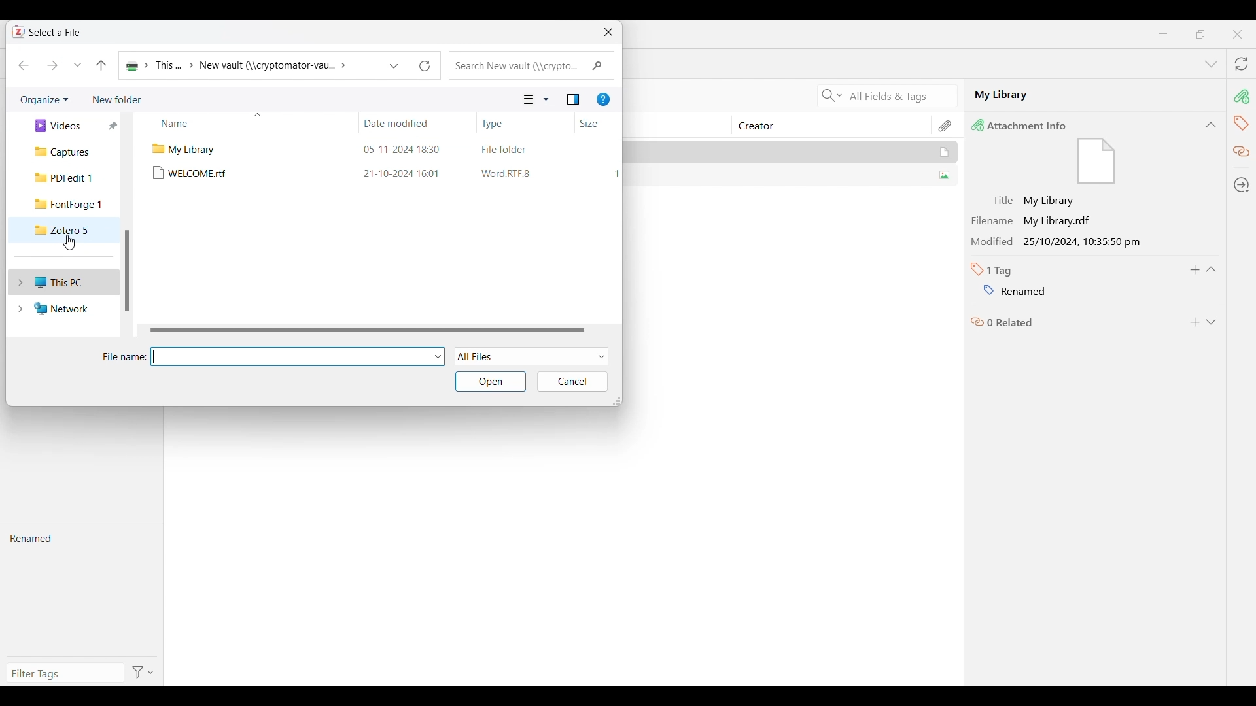  I want to click on FontForge 1 folder, so click(69, 205).